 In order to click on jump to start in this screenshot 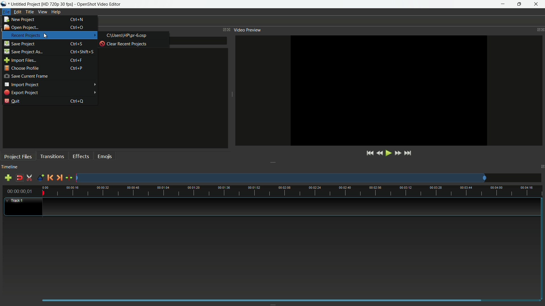, I will do `click(369, 154)`.